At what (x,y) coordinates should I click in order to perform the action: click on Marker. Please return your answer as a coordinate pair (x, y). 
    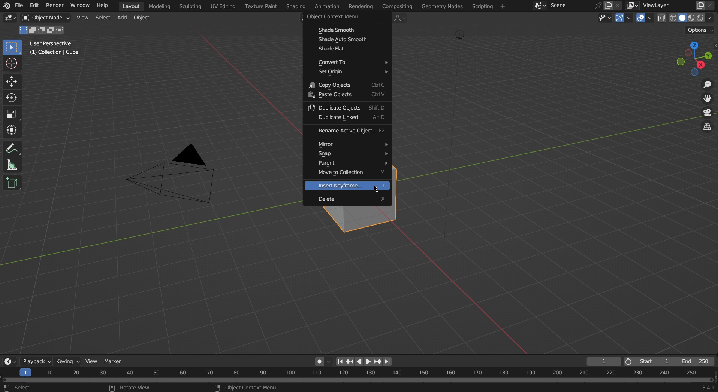
    Looking at the image, I should click on (116, 362).